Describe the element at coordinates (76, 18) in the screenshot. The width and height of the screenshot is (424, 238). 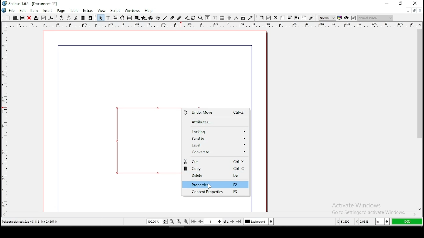
I see `cut` at that location.